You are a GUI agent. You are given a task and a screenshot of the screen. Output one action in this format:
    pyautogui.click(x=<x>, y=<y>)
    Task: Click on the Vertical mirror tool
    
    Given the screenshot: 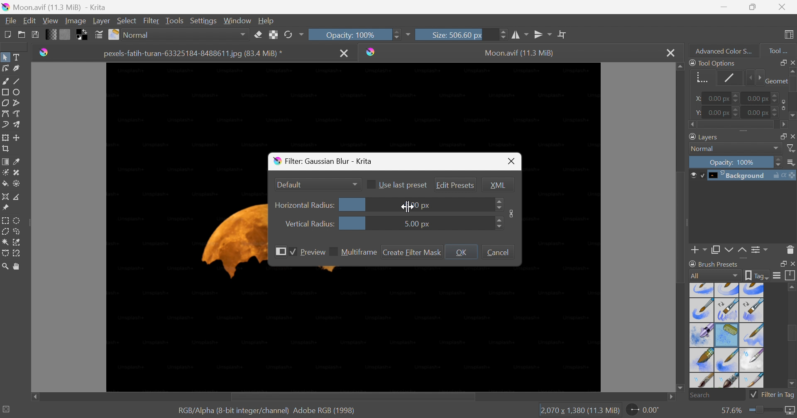 What is the action you would take?
    pyautogui.click(x=543, y=34)
    